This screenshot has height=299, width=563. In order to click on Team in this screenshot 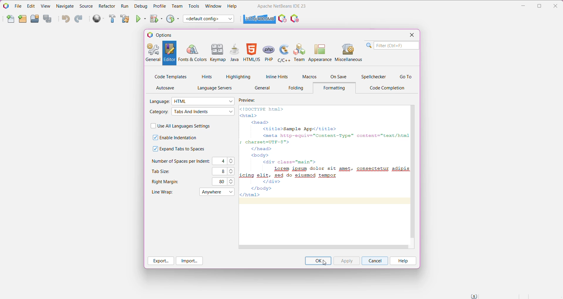, I will do `click(299, 52)`.